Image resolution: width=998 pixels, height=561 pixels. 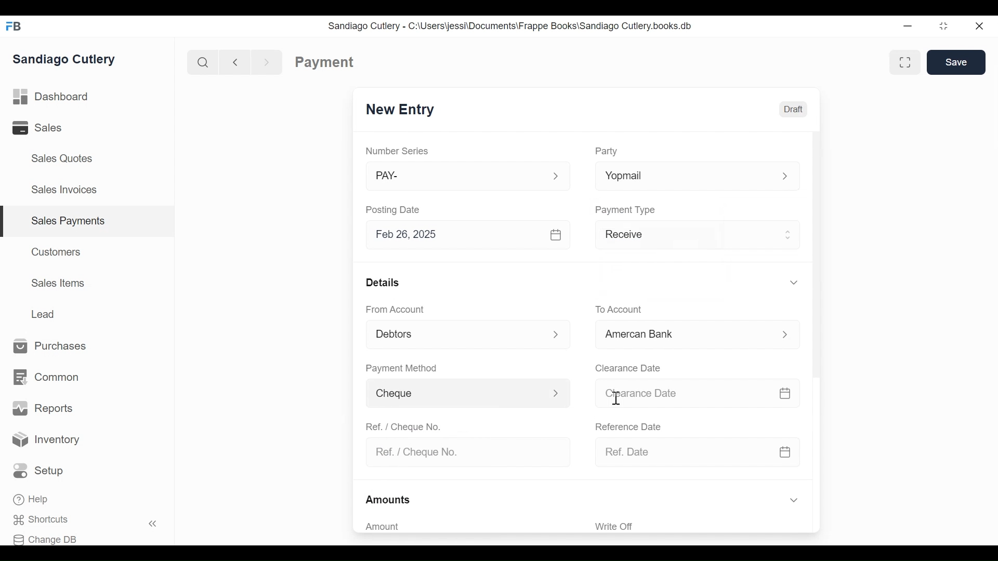 What do you see at coordinates (395, 209) in the screenshot?
I see `Posting Date` at bounding box center [395, 209].